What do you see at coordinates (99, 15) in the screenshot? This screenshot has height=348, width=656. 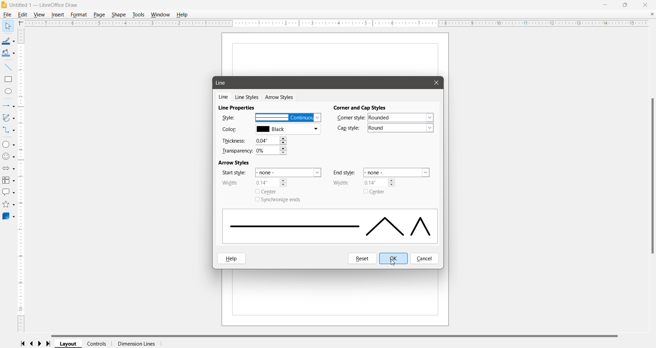 I see `Page` at bounding box center [99, 15].